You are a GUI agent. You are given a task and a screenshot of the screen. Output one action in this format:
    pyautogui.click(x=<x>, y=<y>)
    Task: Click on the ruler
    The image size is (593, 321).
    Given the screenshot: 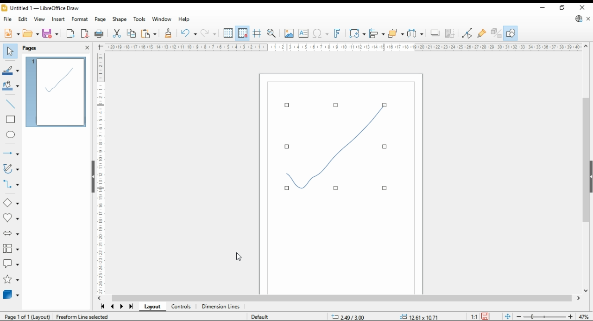 What is the action you would take?
    pyautogui.click(x=342, y=47)
    